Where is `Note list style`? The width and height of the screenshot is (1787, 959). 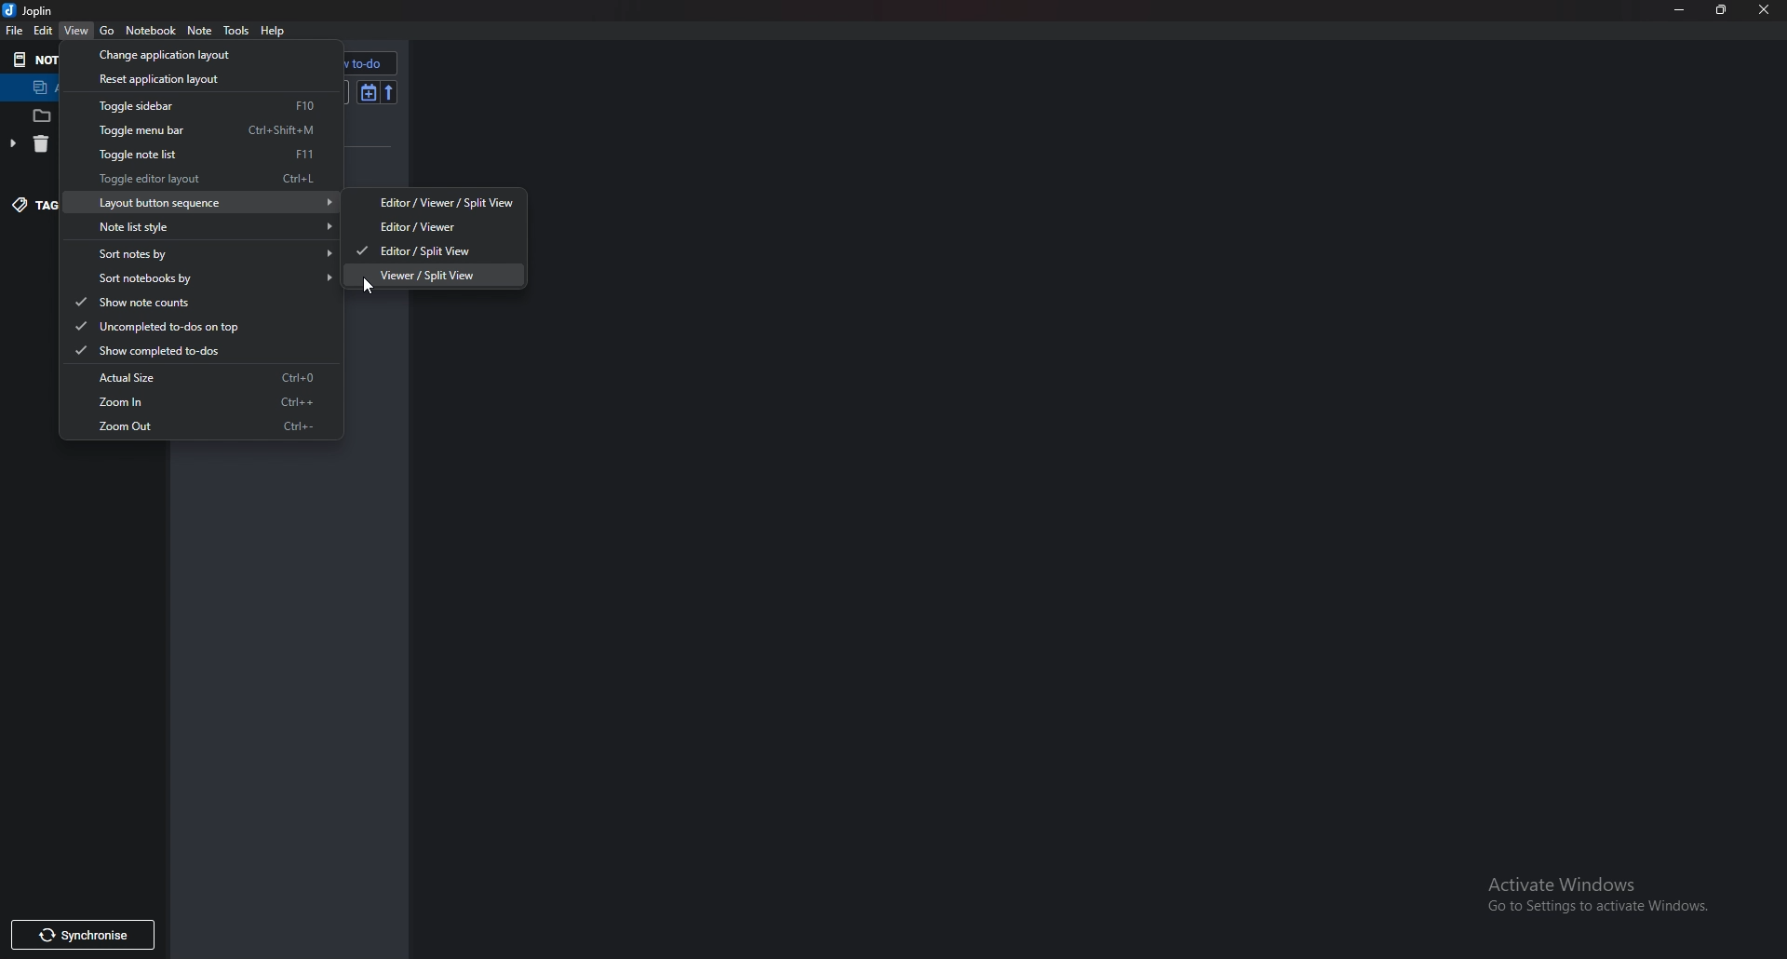 Note list style is located at coordinates (207, 226).